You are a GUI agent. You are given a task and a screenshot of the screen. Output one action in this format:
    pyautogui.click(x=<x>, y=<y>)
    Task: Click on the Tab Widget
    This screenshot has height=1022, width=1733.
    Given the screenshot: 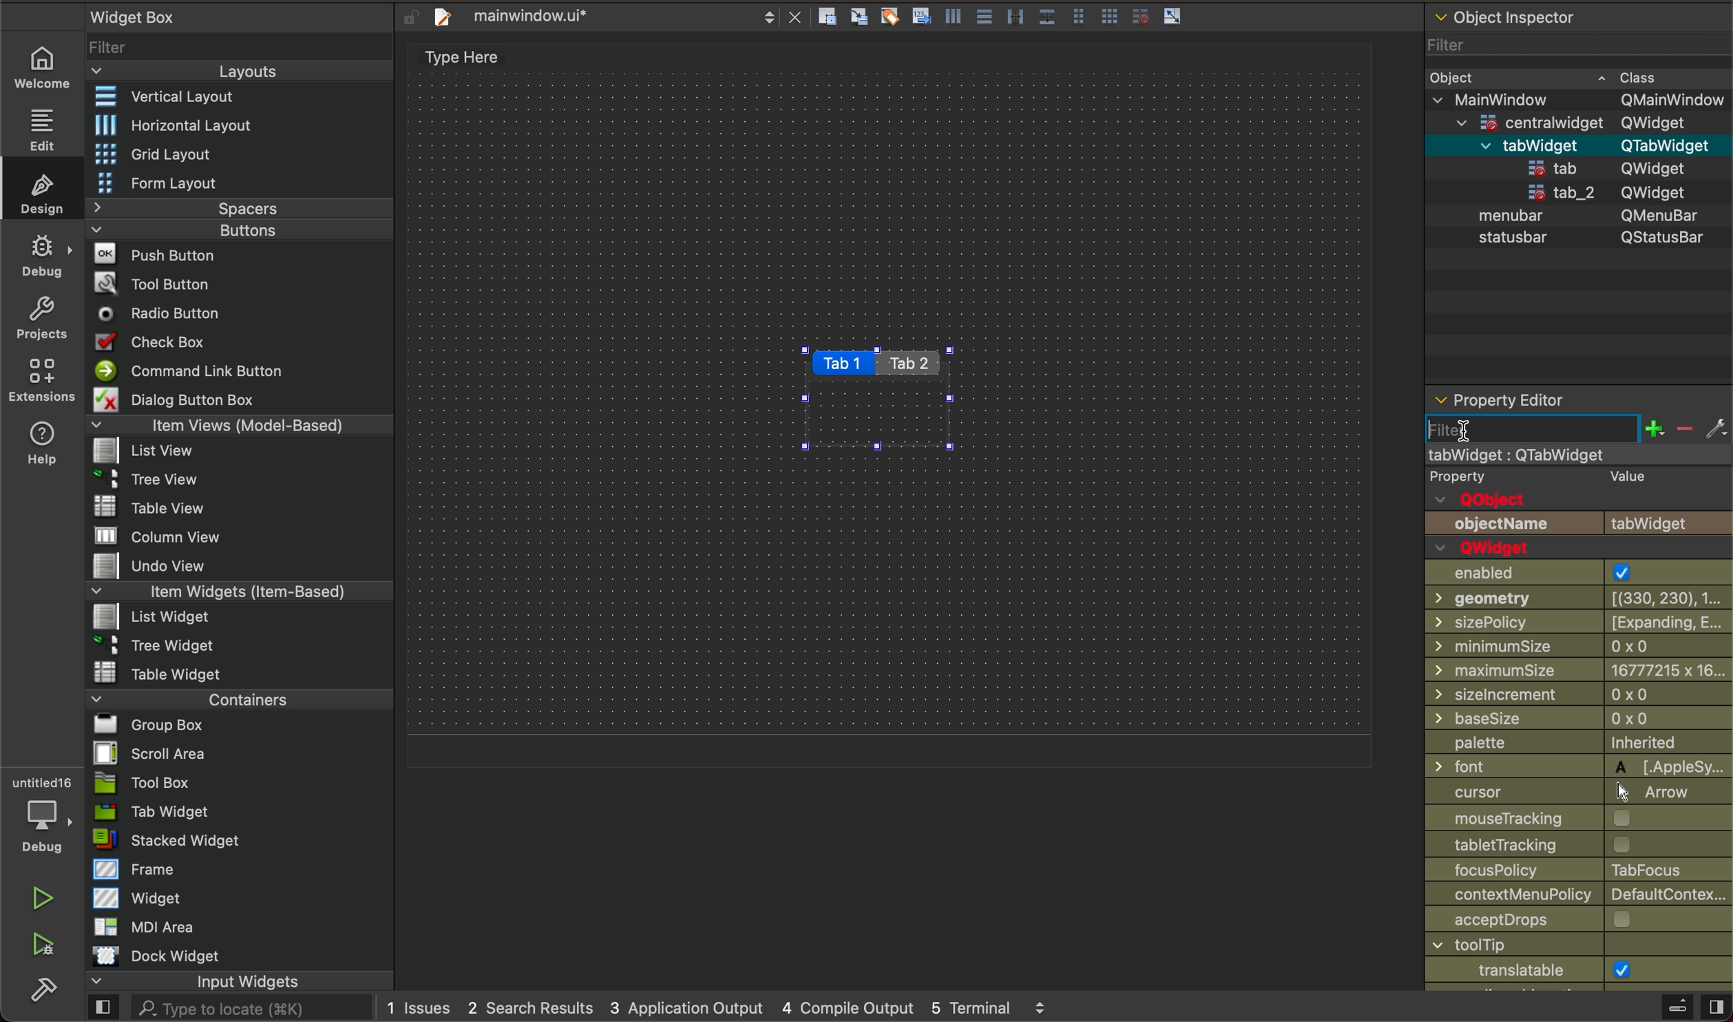 What is the action you would take?
    pyautogui.click(x=163, y=812)
    